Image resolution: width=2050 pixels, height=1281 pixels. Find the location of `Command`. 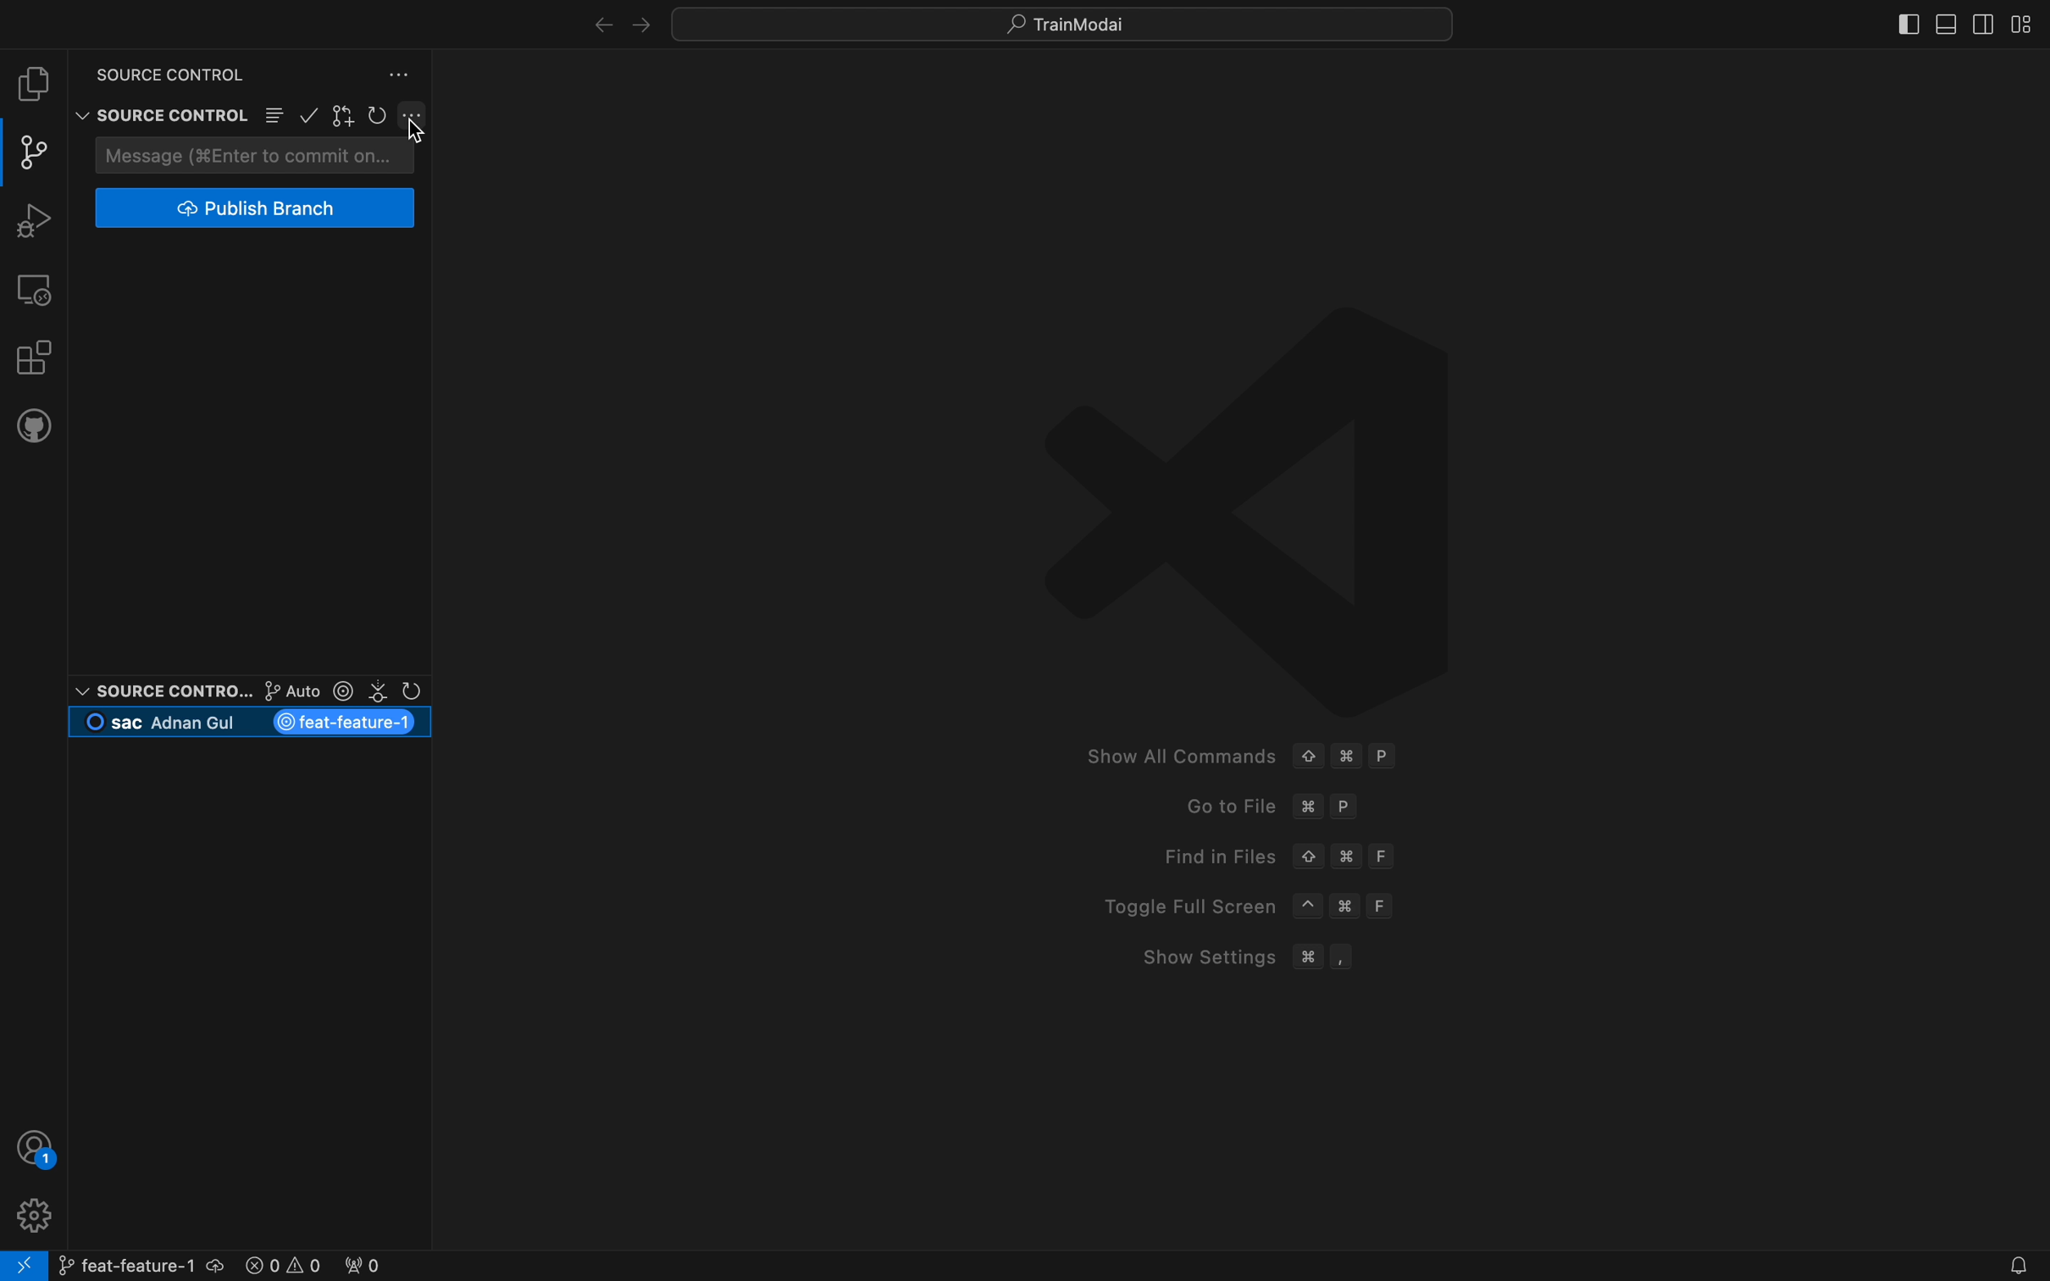

Command is located at coordinates (1347, 856).